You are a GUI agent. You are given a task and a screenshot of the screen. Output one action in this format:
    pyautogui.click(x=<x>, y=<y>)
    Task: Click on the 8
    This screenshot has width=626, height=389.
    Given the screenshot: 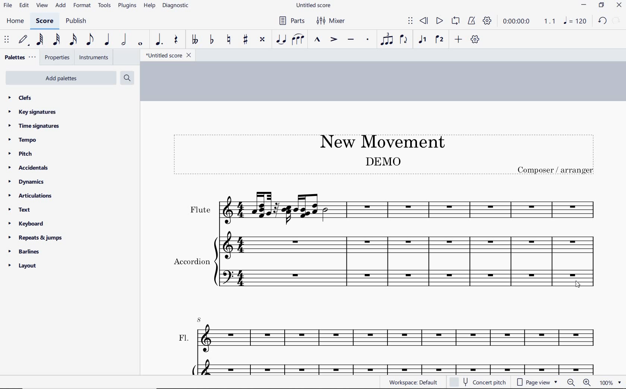 What is the action you would take?
    pyautogui.click(x=200, y=319)
    